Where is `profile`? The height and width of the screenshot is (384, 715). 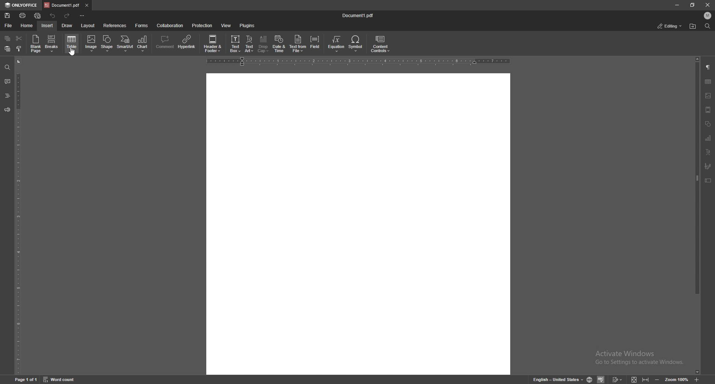 profile is located at coordinates (708, 15).